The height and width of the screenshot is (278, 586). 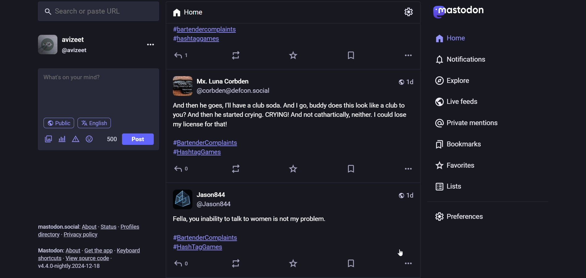 What do you see at coordinates (56, 224) in the screenshot?
I see `mastodon.social` at bounding box center [56, 224].